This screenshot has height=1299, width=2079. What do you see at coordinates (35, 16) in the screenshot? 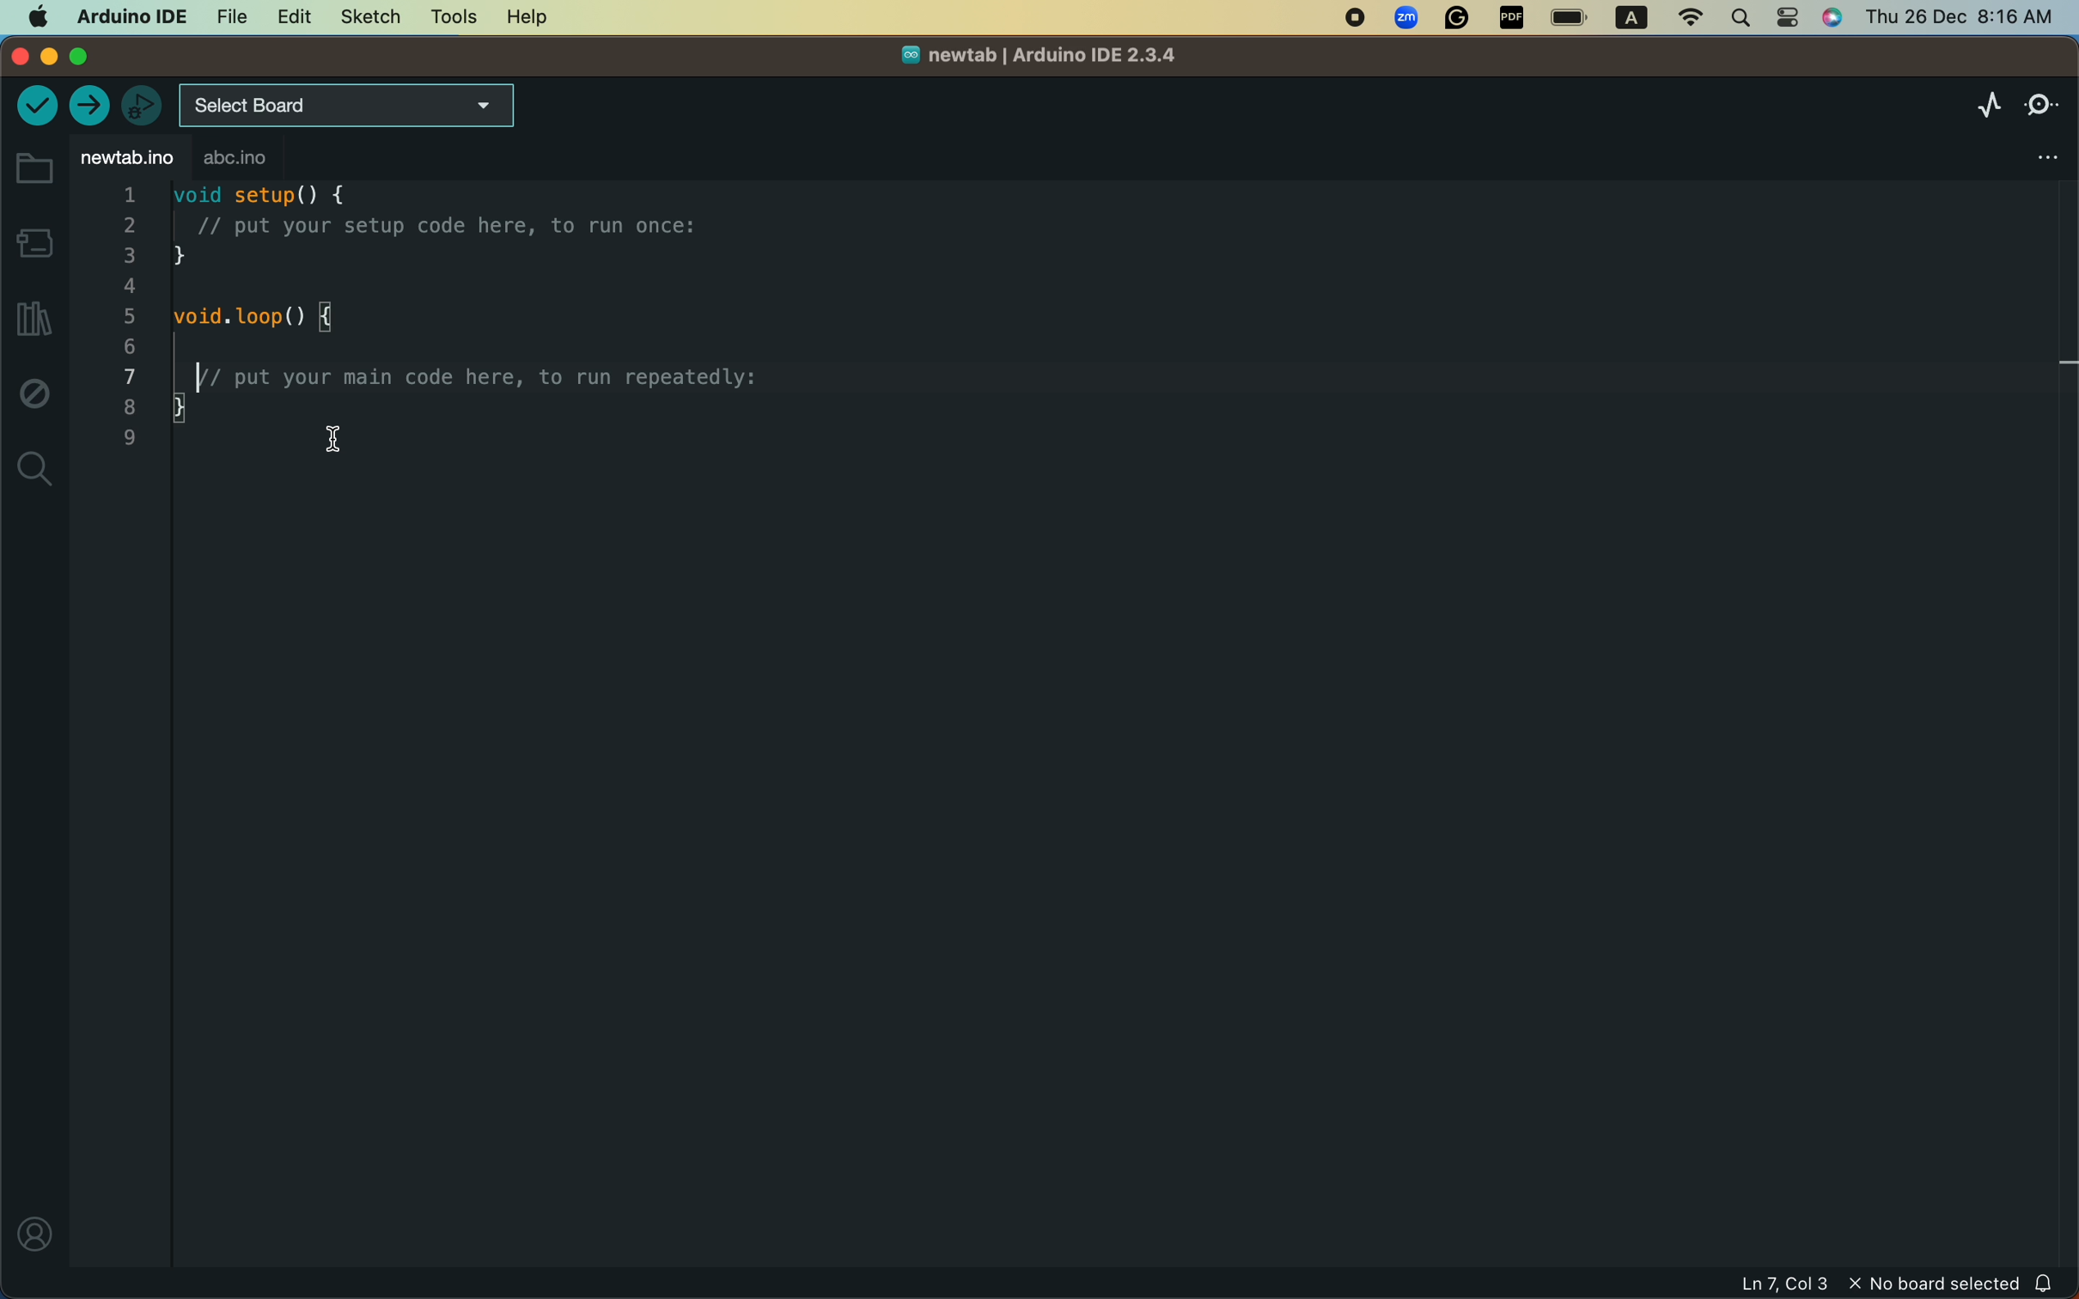
I see `main setting` at bounding box center [35, 16].